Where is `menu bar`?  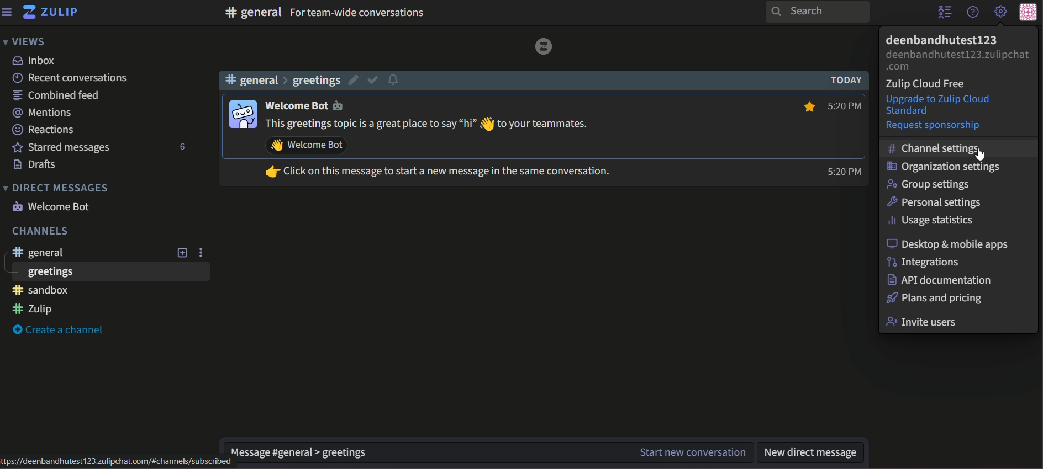
menu bar is located at coordinates (8, 12).